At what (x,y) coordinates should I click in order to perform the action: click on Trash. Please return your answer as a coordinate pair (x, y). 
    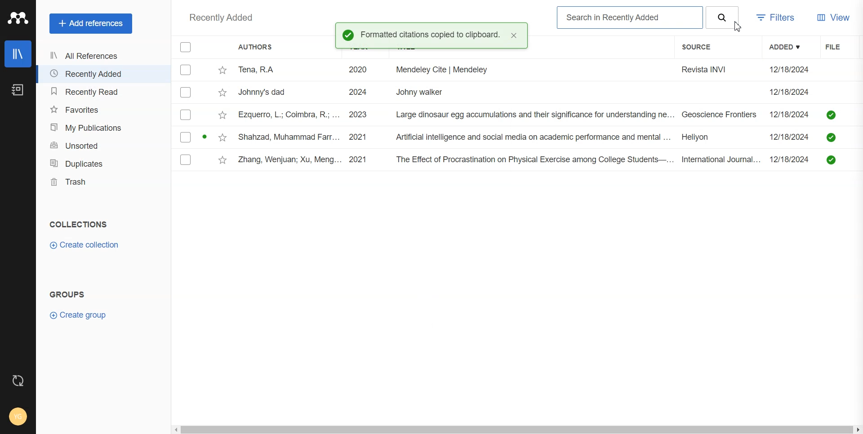
    Looking at the image, I should click on (104, 182).